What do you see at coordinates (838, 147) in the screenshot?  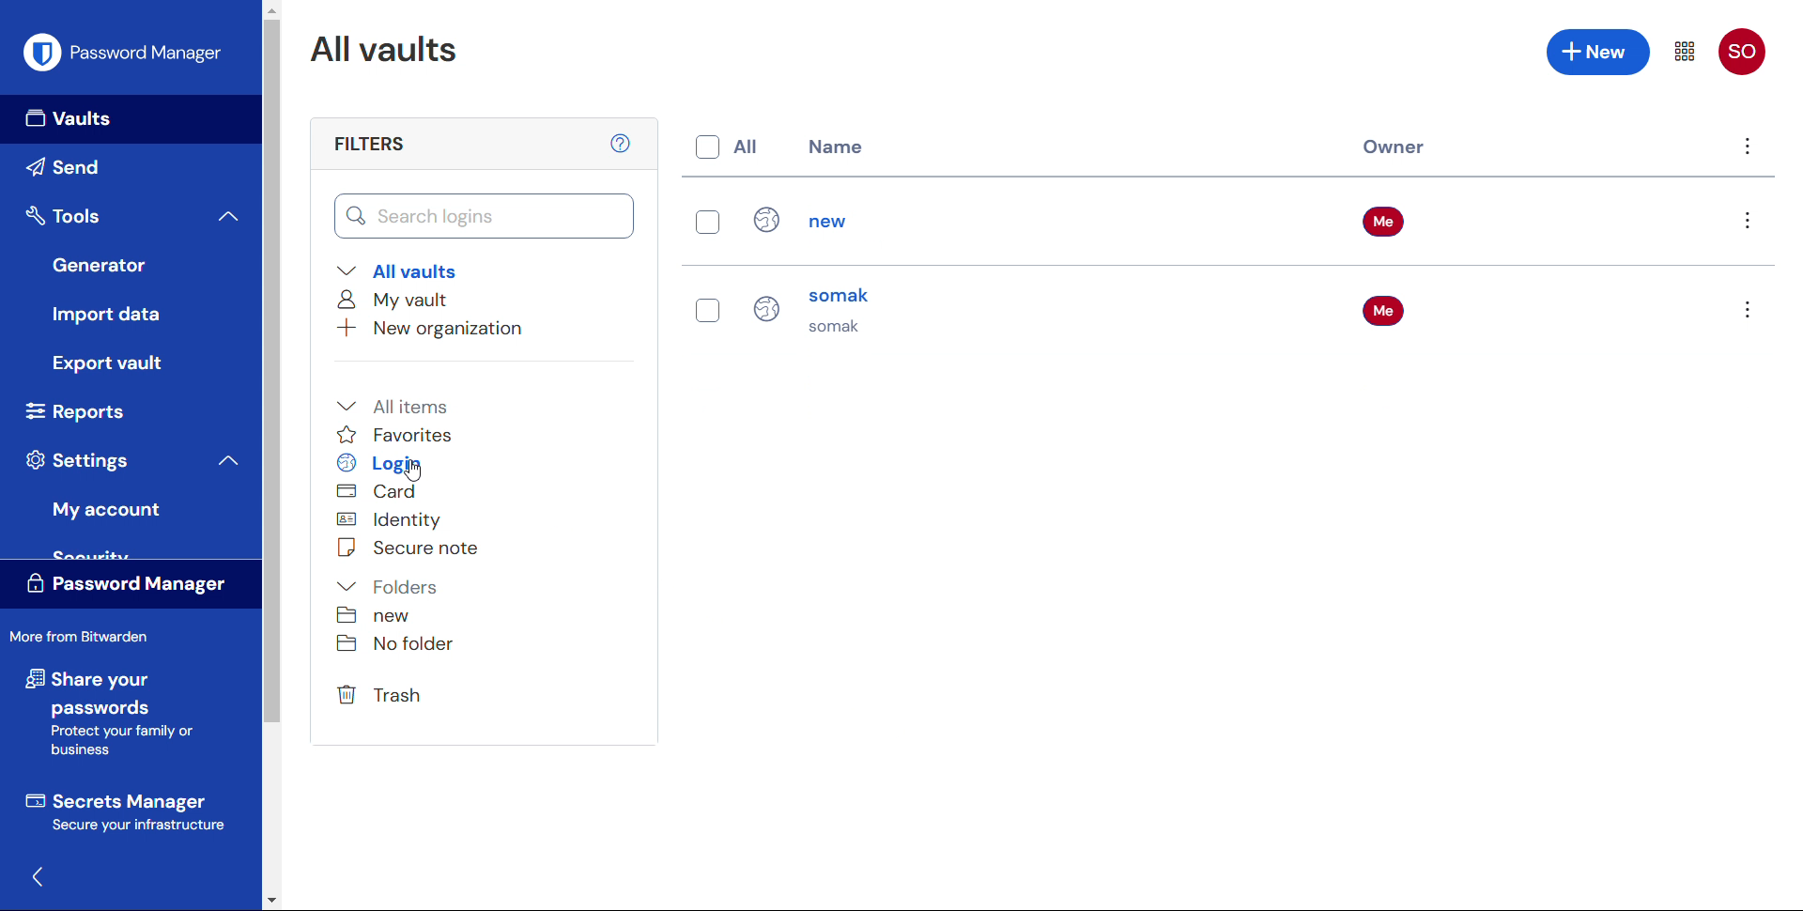 I see `name ` at bounding box center [838, 147].